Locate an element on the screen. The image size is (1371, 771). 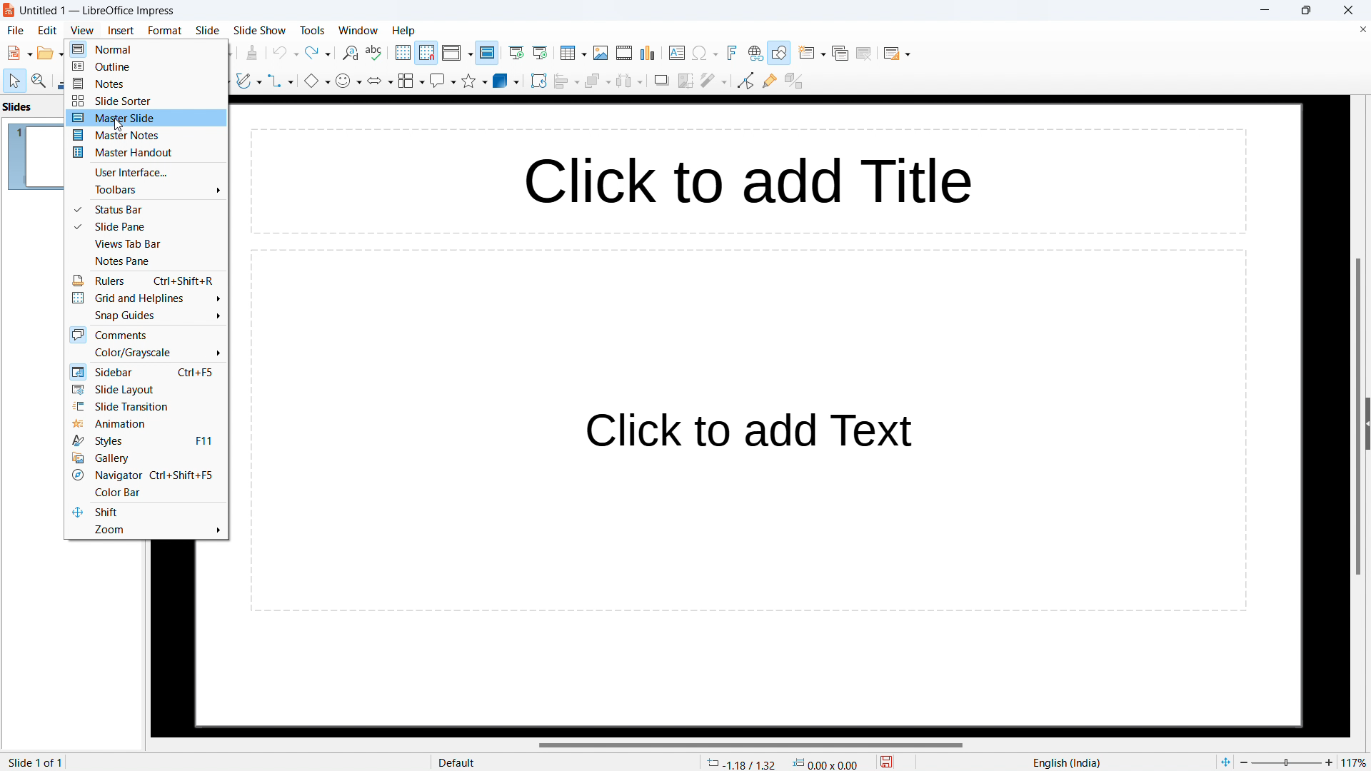
format is located at coordinates (164, 30).